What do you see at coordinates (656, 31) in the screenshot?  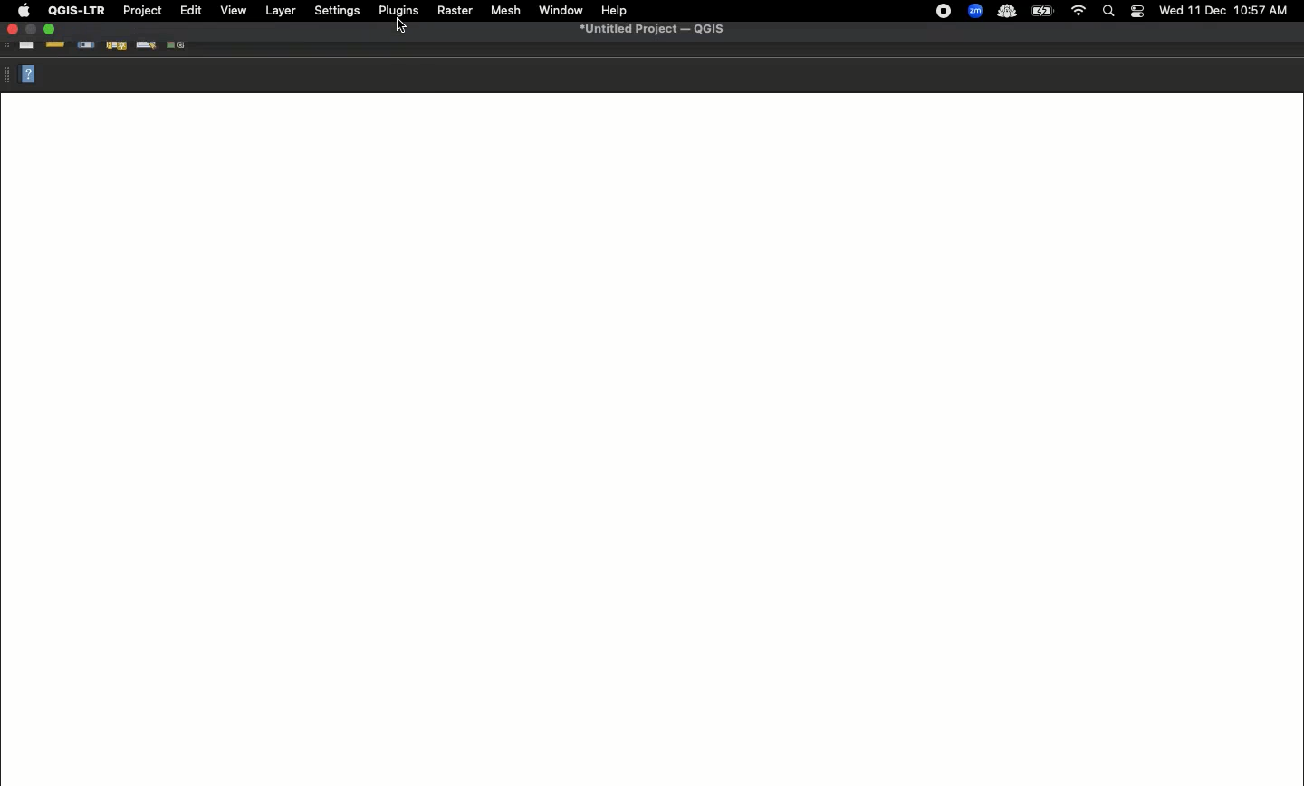 I see `Name` at bounding box center [656, 31].